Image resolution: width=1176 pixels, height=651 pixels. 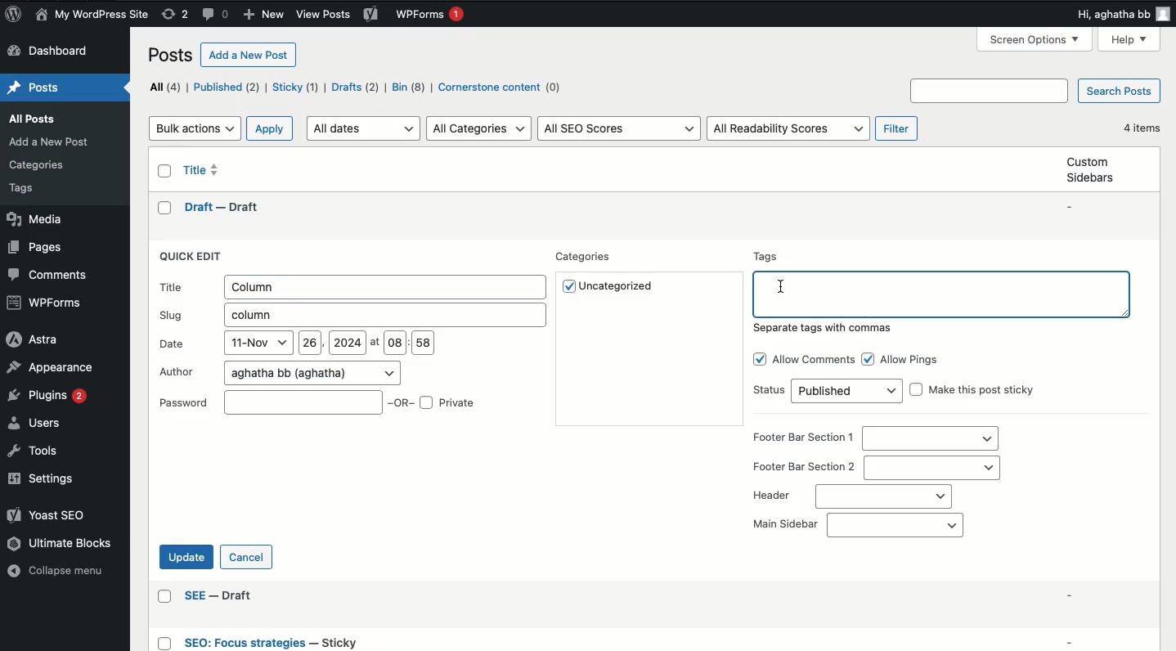 I want to click on Allow pings, so click(x=902, y=361).